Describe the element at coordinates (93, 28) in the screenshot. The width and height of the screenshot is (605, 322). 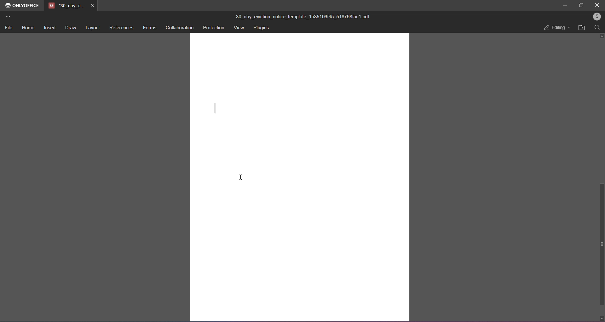
I see `layout` at that location.